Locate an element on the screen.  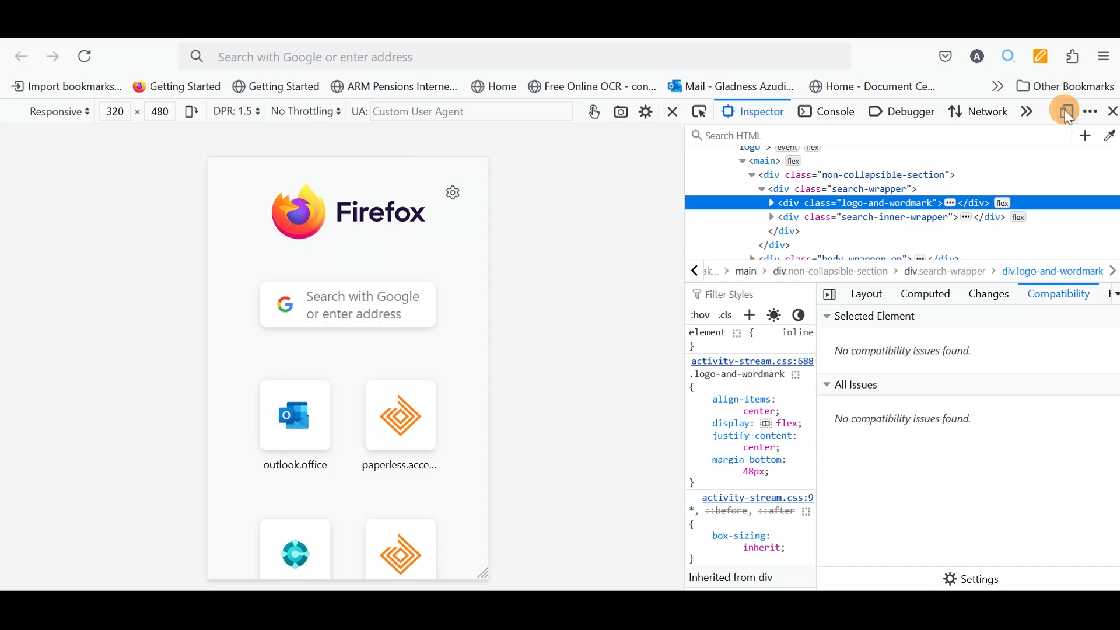
Computed is located at coordinates (926, 296).